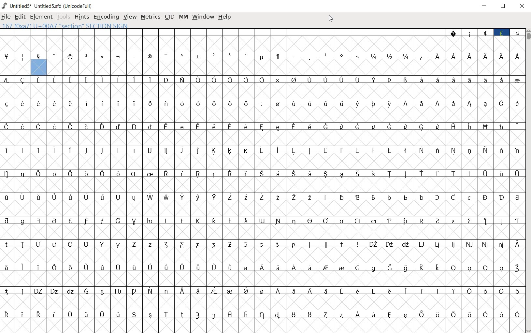  What do you see at coordinates (261, 103) in the screenshot?
I see `special letters` at bounding box center [261, 103].